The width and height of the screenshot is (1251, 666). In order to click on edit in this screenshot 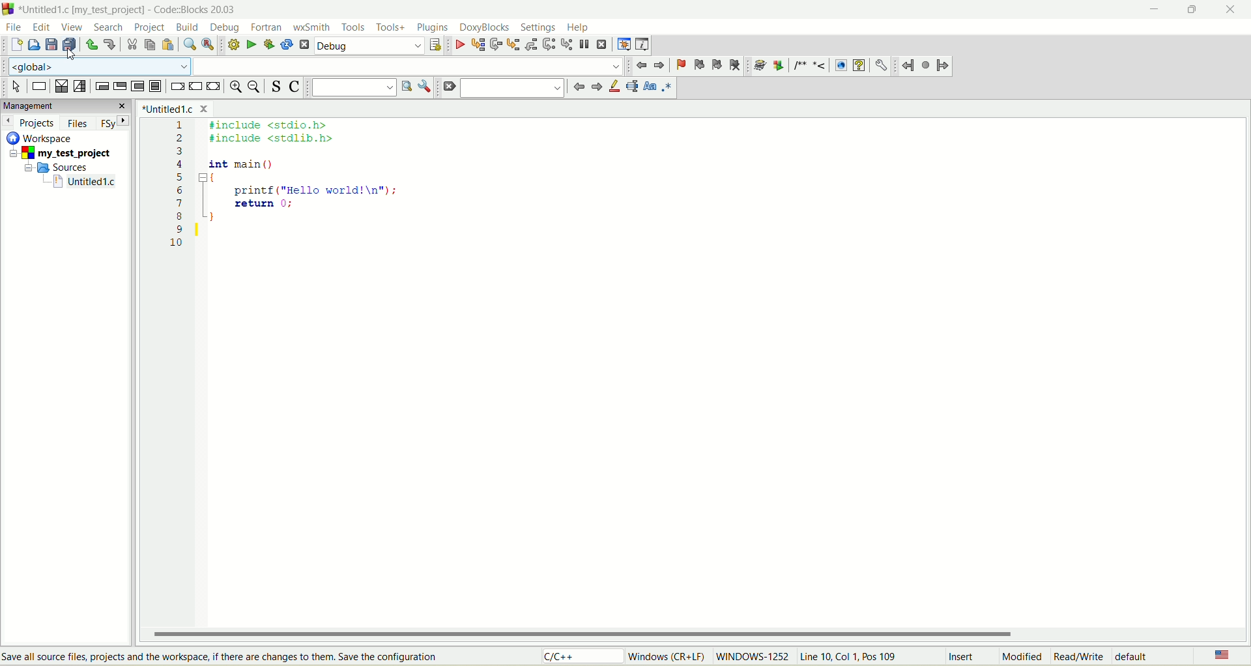, I will do `click(42, 27)`.